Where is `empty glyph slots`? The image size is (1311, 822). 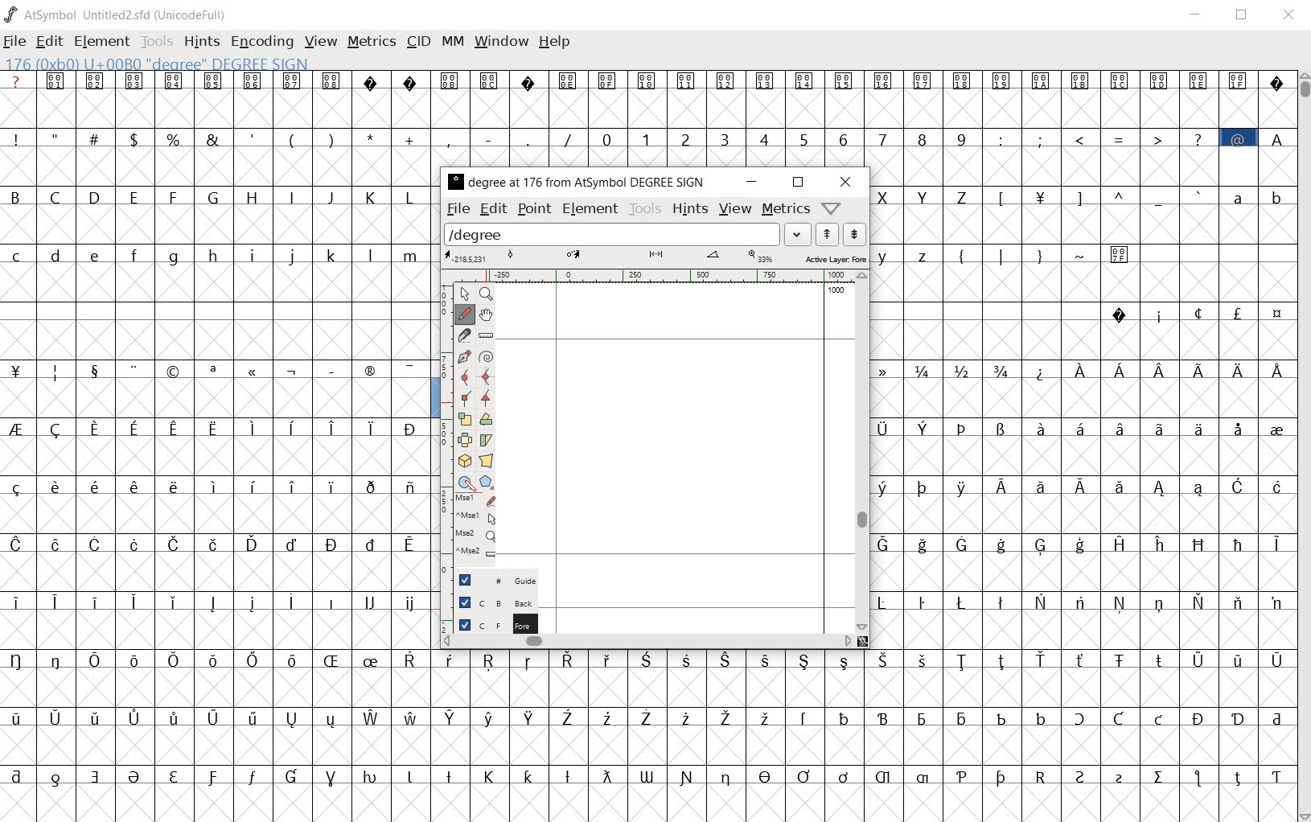
empty glyph slots is located at coordinates (862, 745).